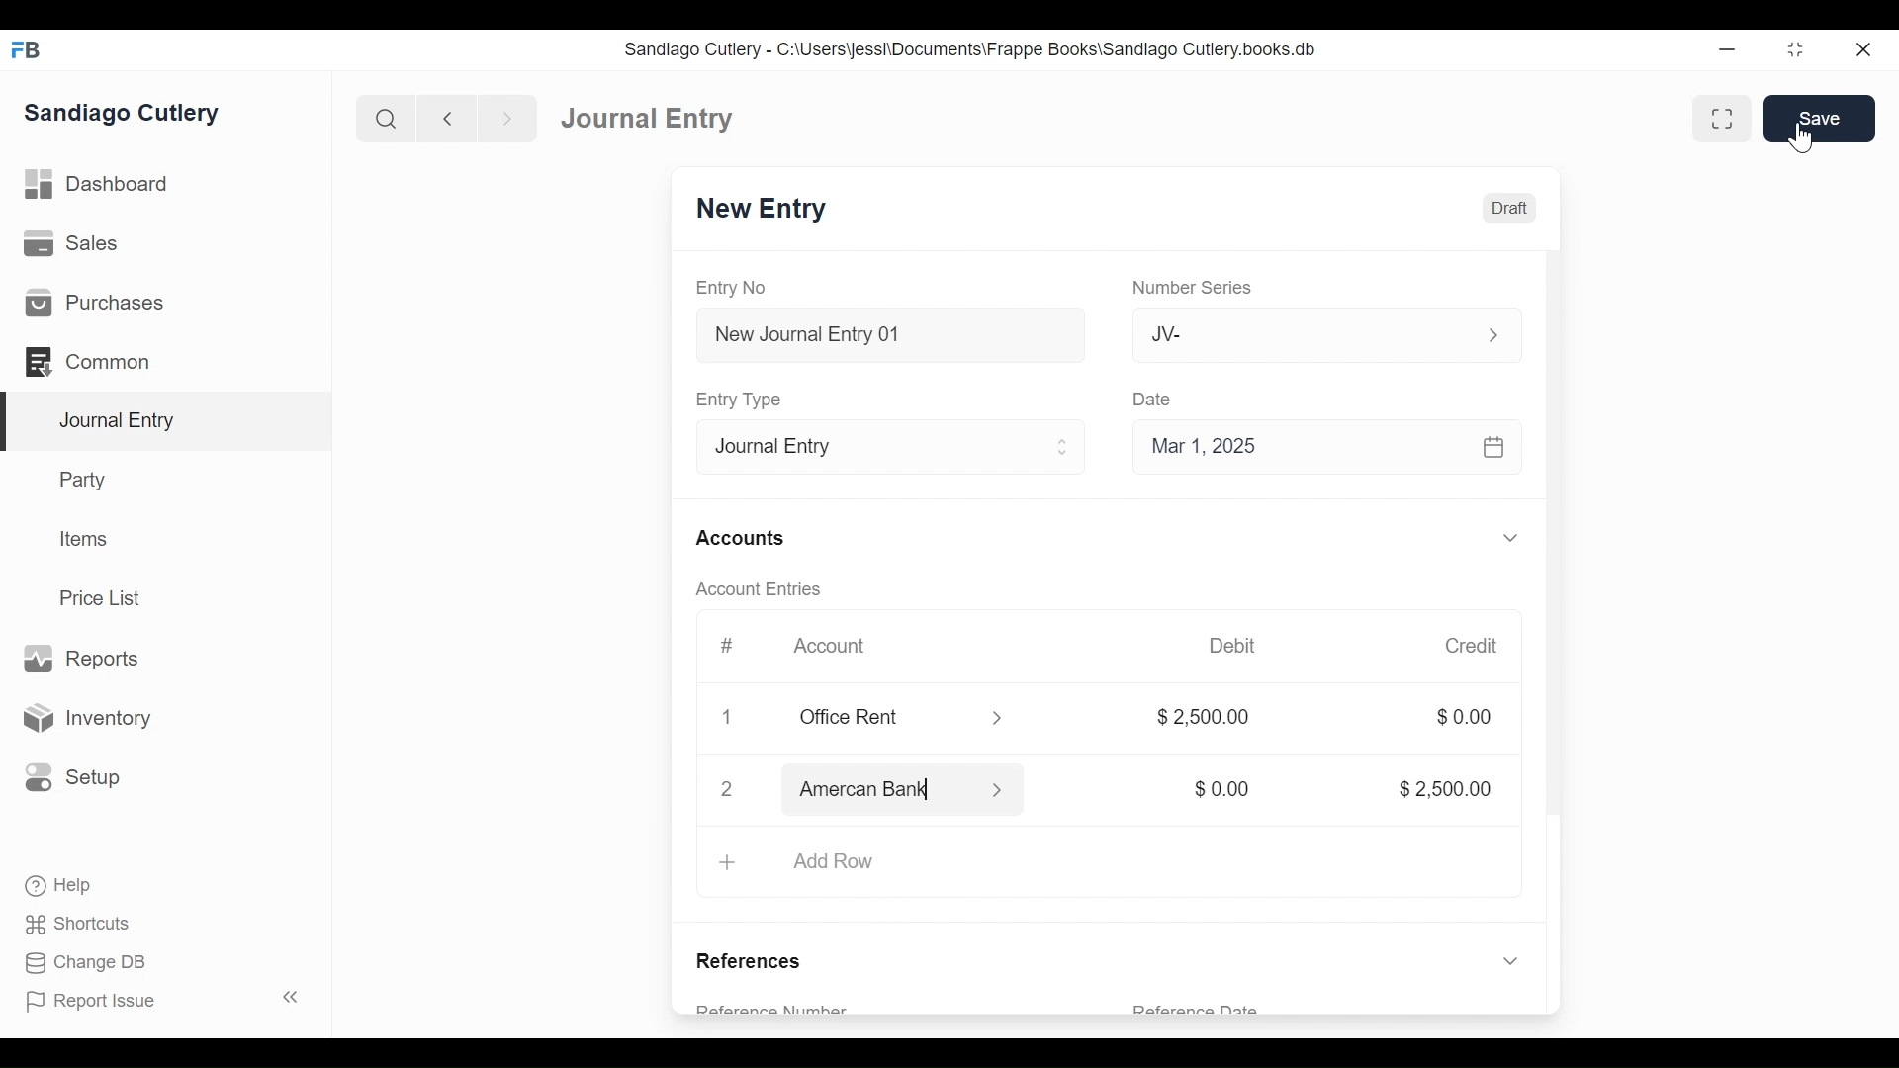 The width and height of the screenshot is (1899, 1068). Describe the element at coordinates (1472, 646) in the screenshot. I see `Credit` at that location.